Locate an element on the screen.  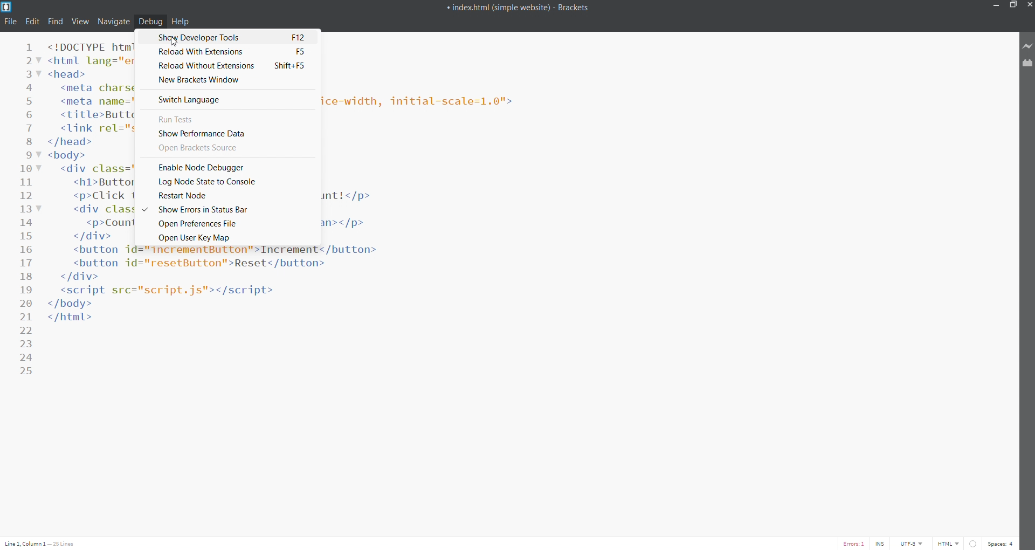
show errors in status bar is located at coordinates (225, 209).